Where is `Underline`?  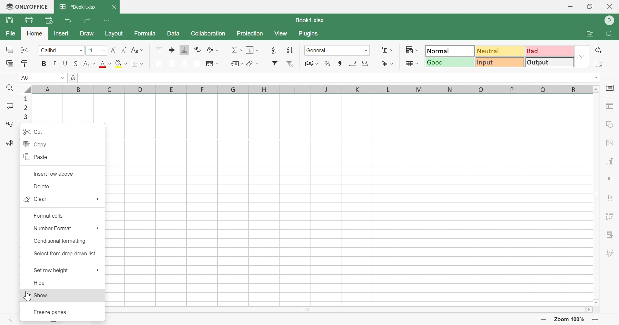 Underline is located at coordinates (65, 64).